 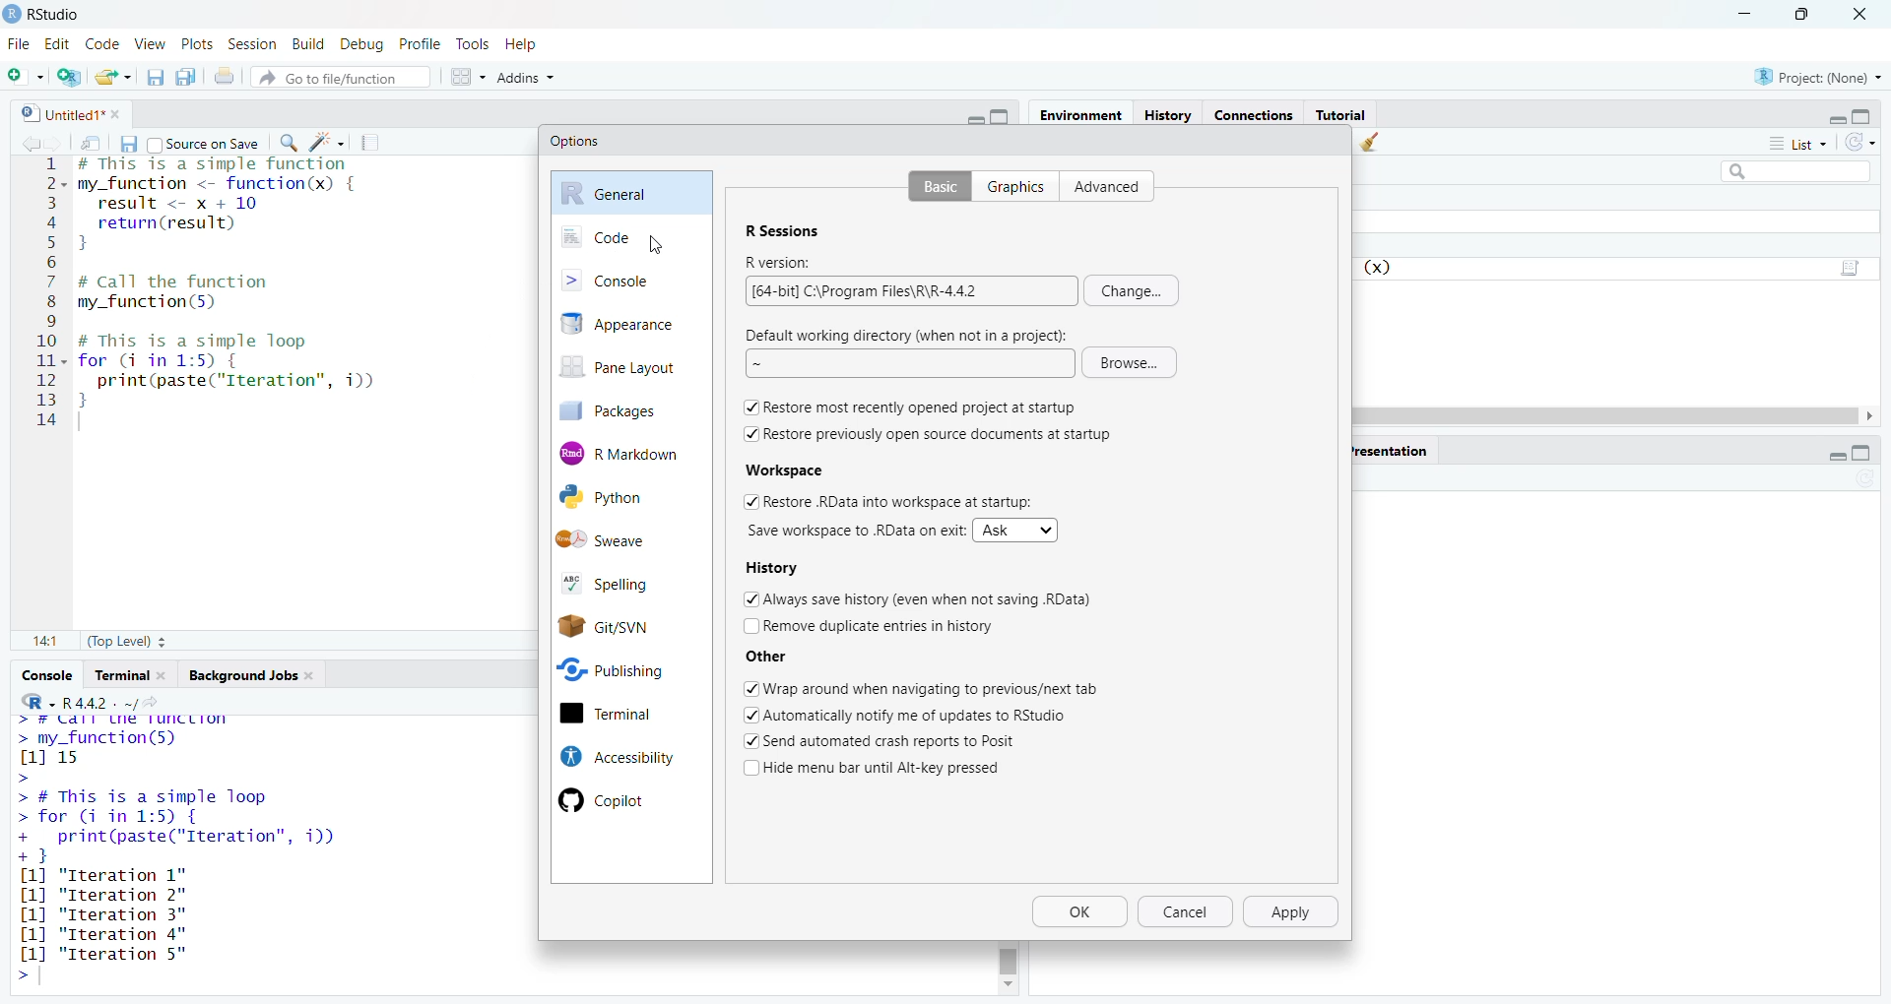 I want to click on Ok, so click(x=1080, y=914).